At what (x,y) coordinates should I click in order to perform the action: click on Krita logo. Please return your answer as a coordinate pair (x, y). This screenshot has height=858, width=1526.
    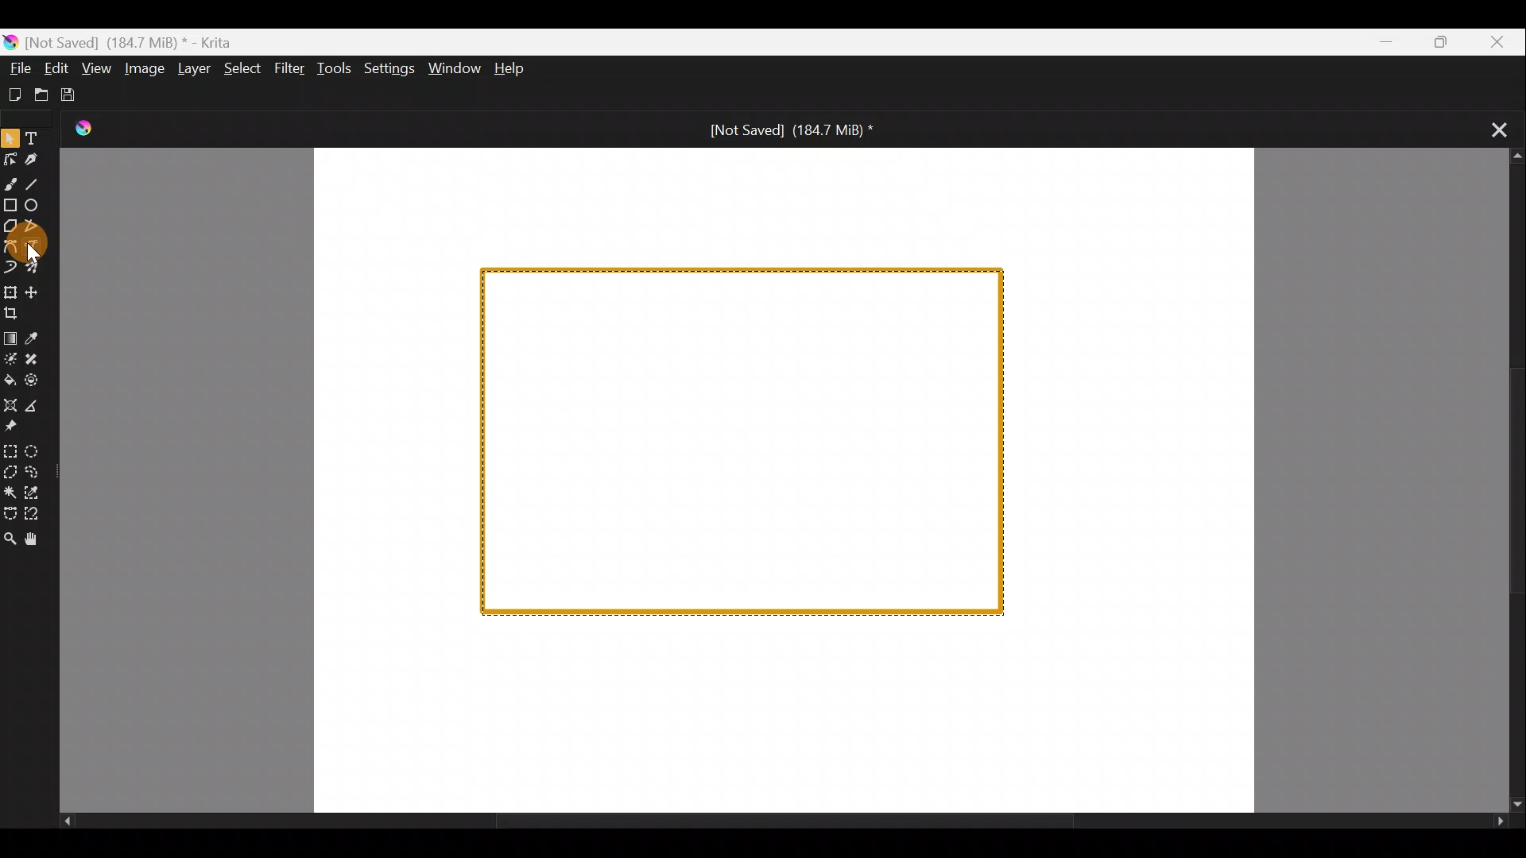
    Looking at the image, I should click on (10, 42).